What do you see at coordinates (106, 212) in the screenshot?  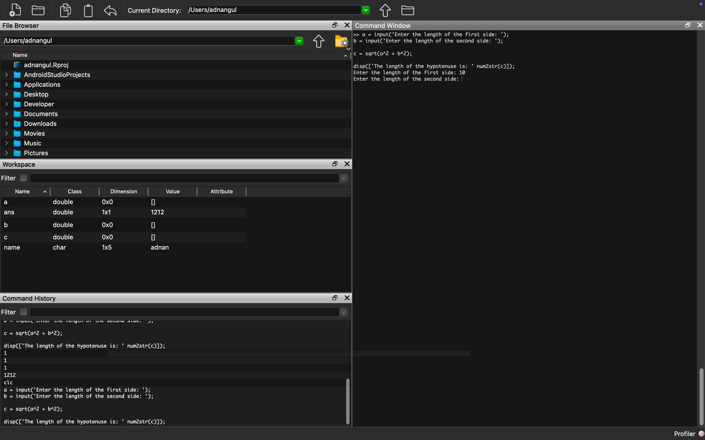 I see `1x1` at bounding box center [106, 212].